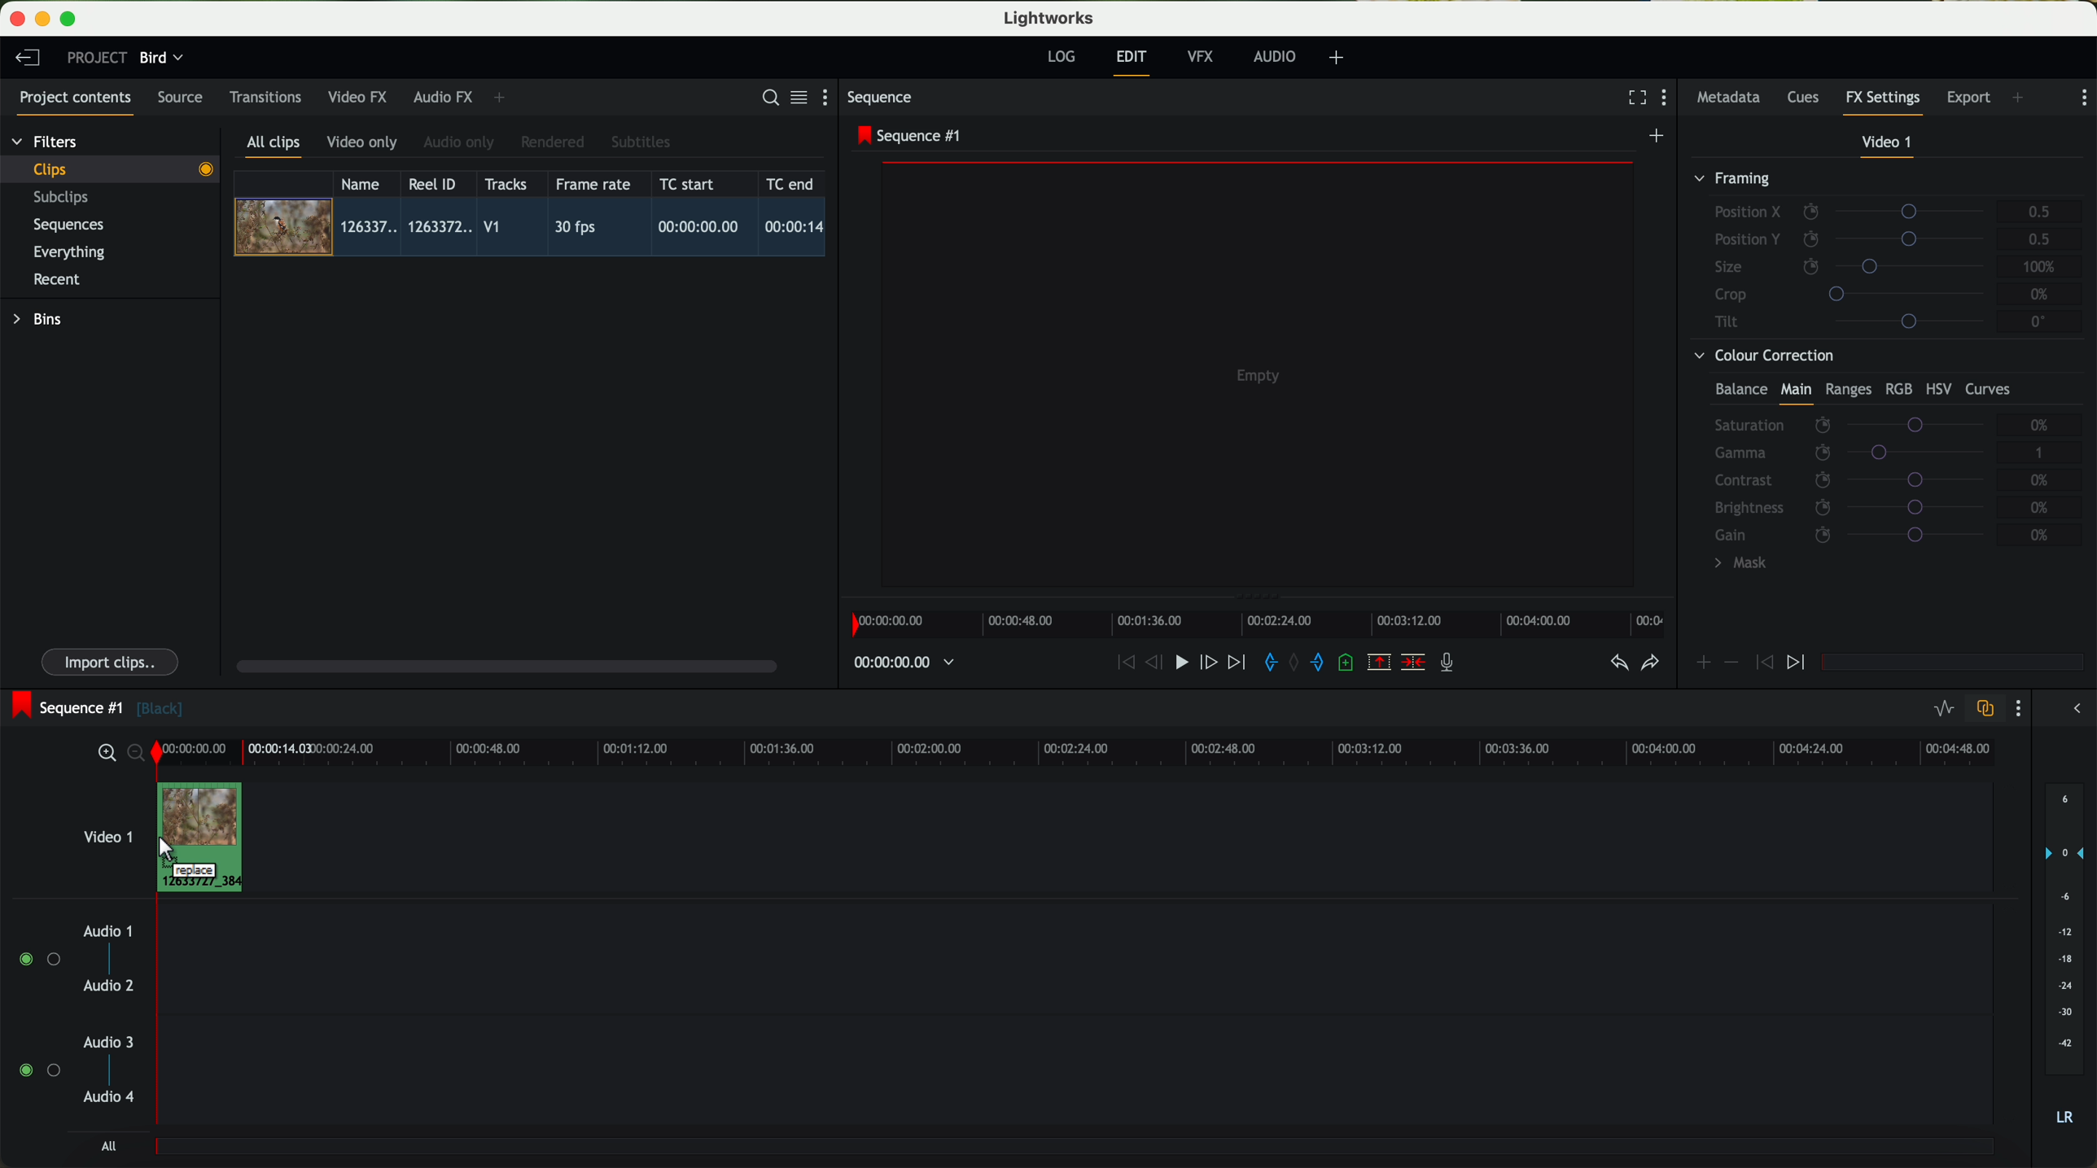 This screenshot has height=1168, width=2097. Describe the element at coordinates (110, 1097) in the screenshot. I see `audio 4` at that location.